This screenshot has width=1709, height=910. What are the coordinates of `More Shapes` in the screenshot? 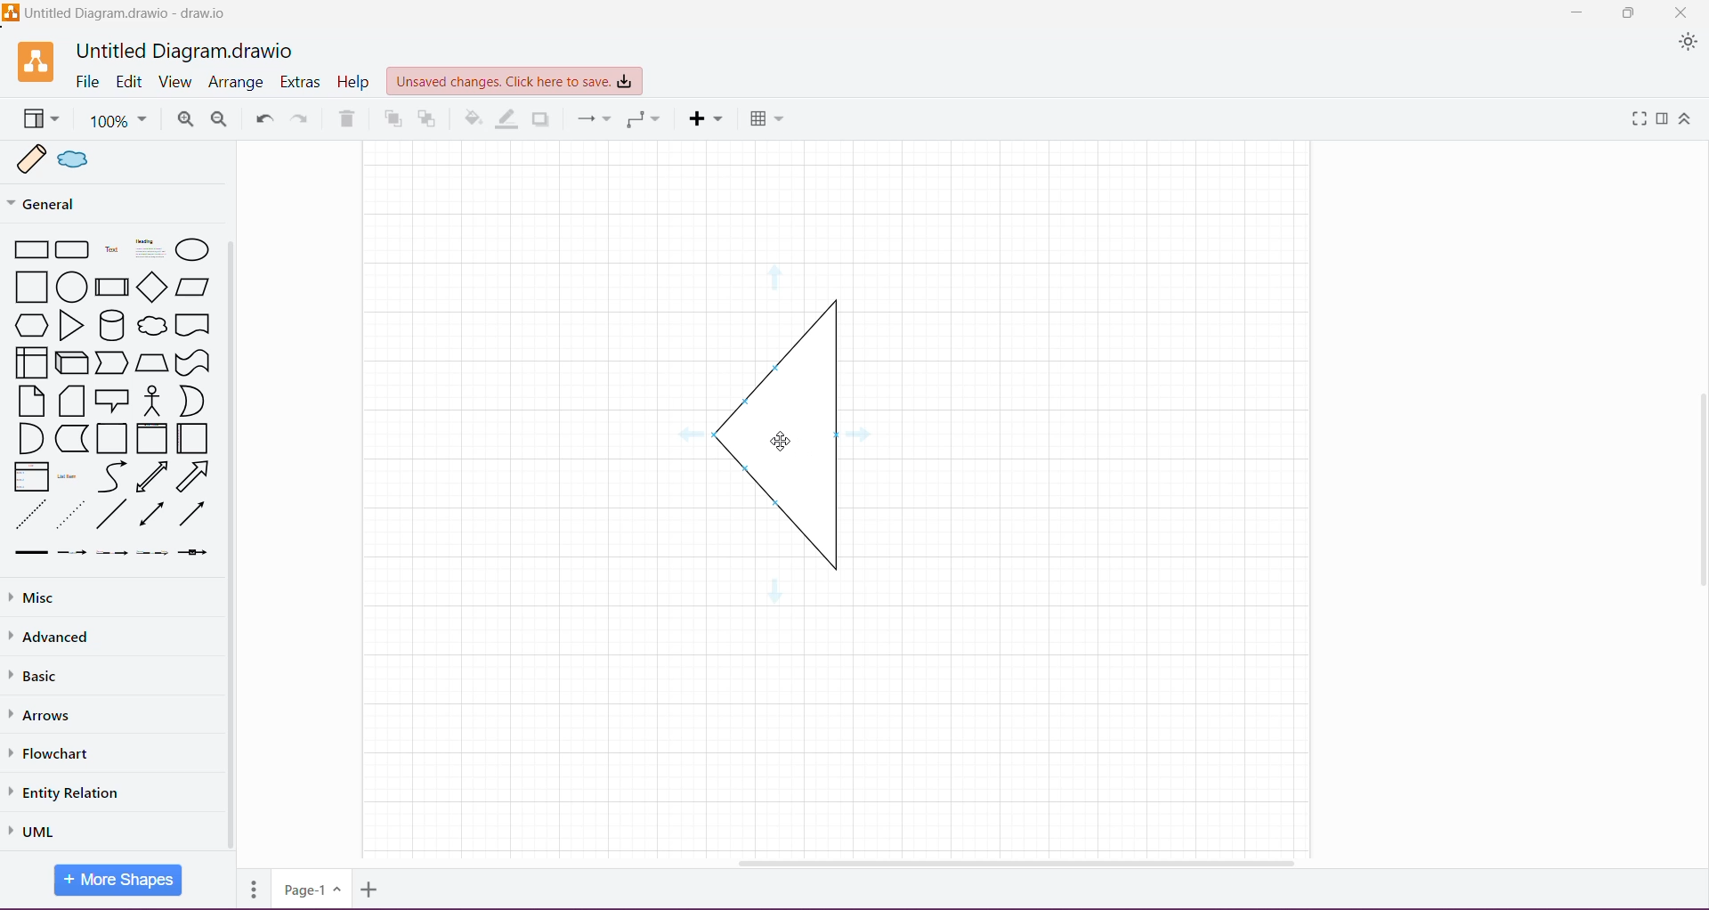 It's located at (119, 880).